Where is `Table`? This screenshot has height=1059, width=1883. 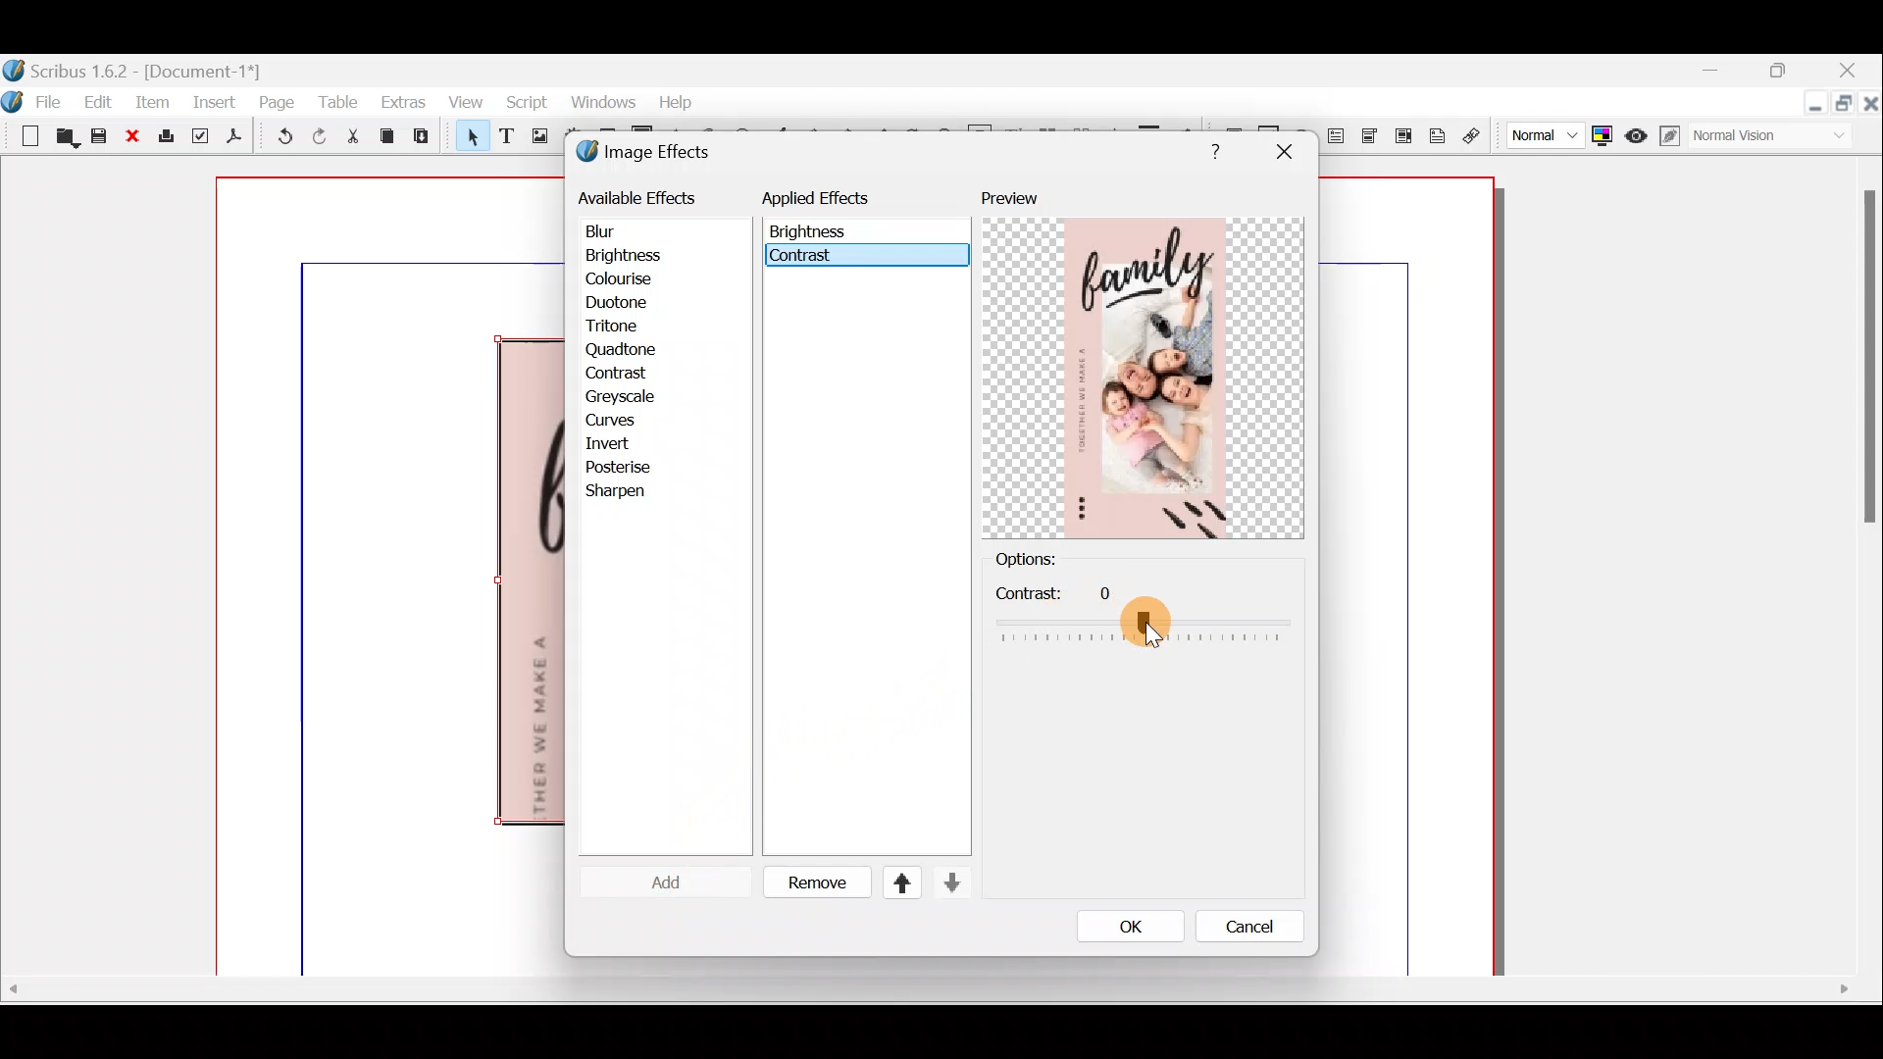 Table is located at coordinates (337, 101).